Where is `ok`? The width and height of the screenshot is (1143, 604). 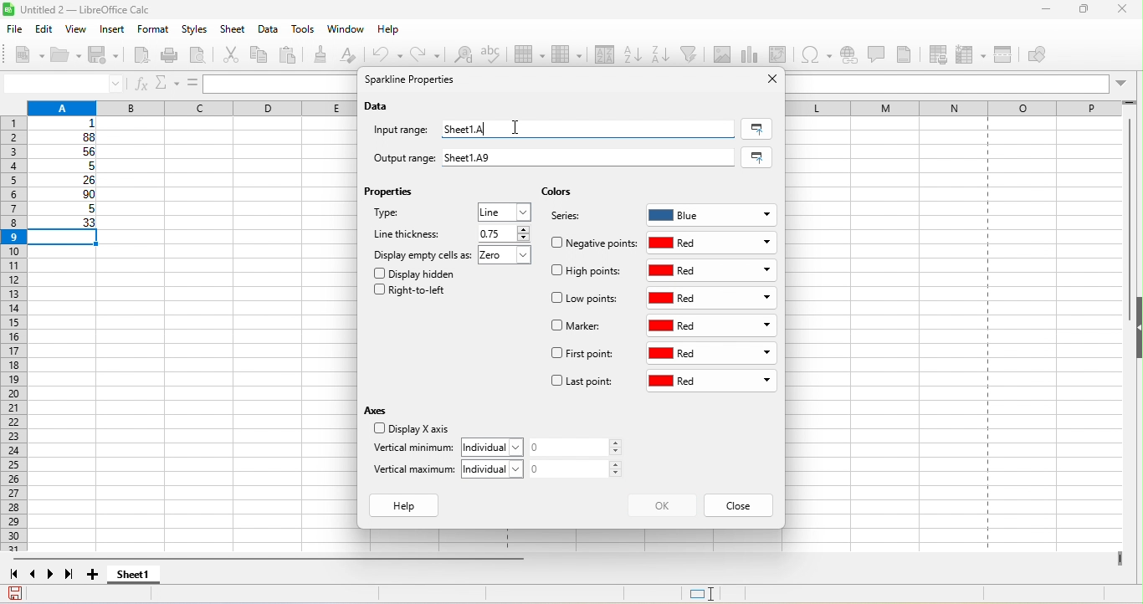 ok is located at coordinates (661, 505).